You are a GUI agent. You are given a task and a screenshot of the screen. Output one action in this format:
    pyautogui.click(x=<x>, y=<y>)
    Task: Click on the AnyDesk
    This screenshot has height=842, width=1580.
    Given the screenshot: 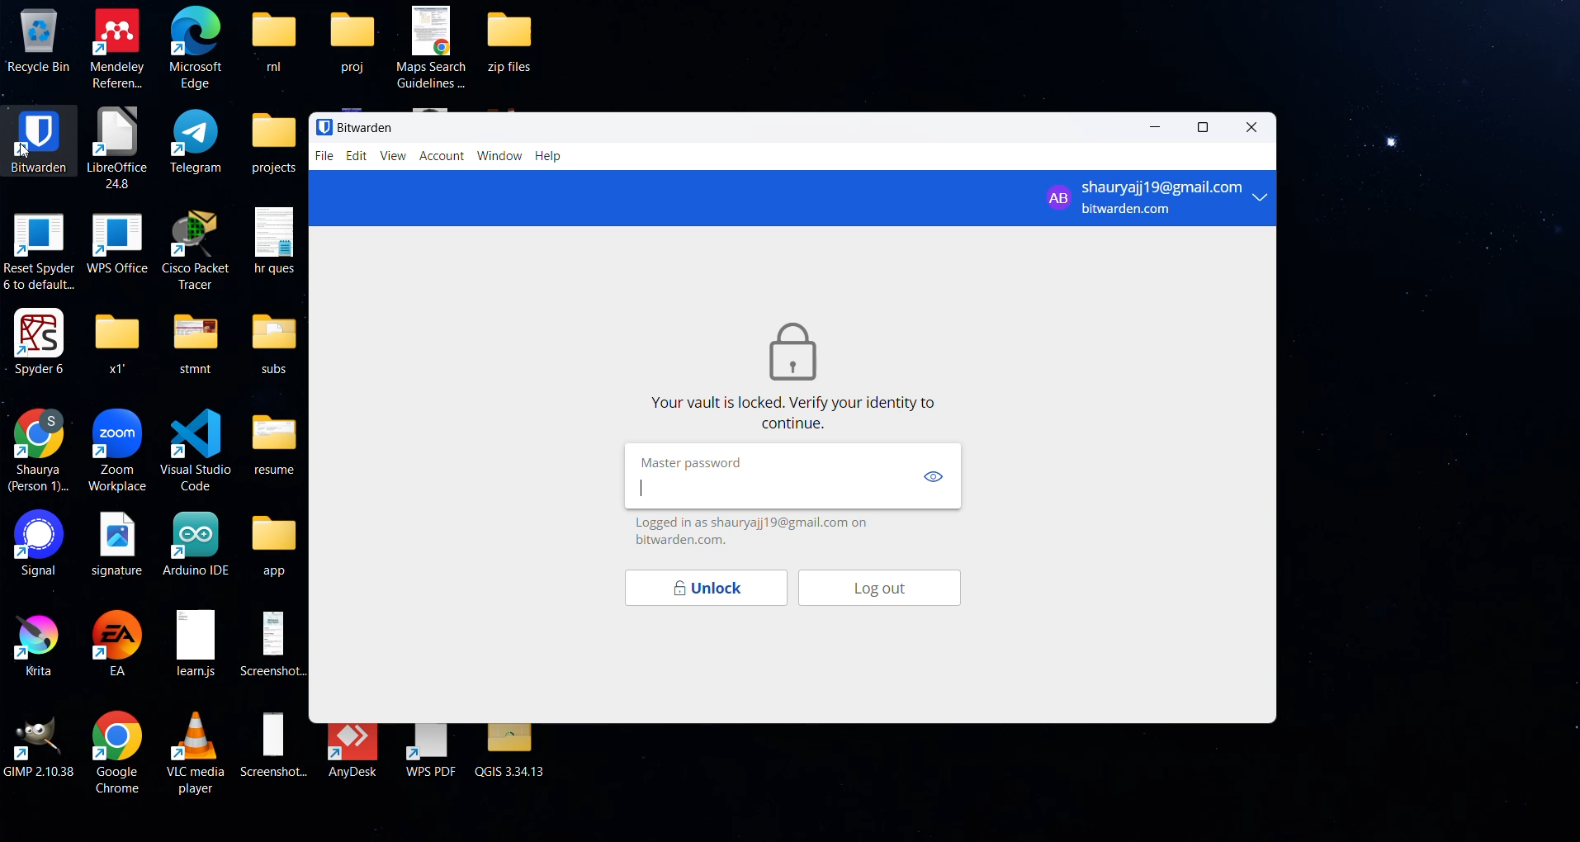 What is the action you would take?
    pyautogui.click(x=355, y=751)
    